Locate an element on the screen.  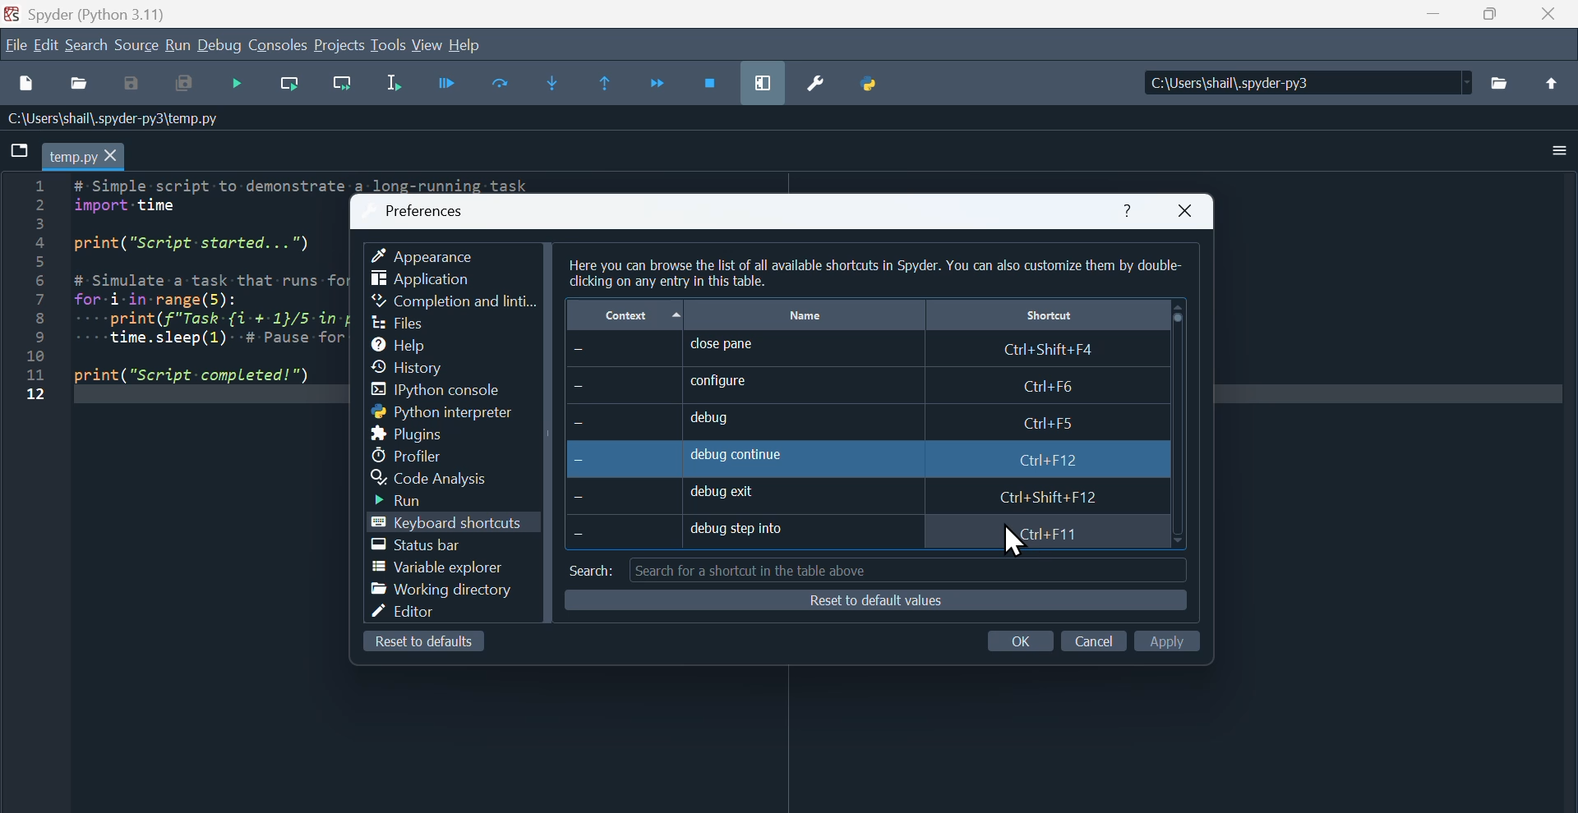
Run current cell is located at coordinates (501, 84).